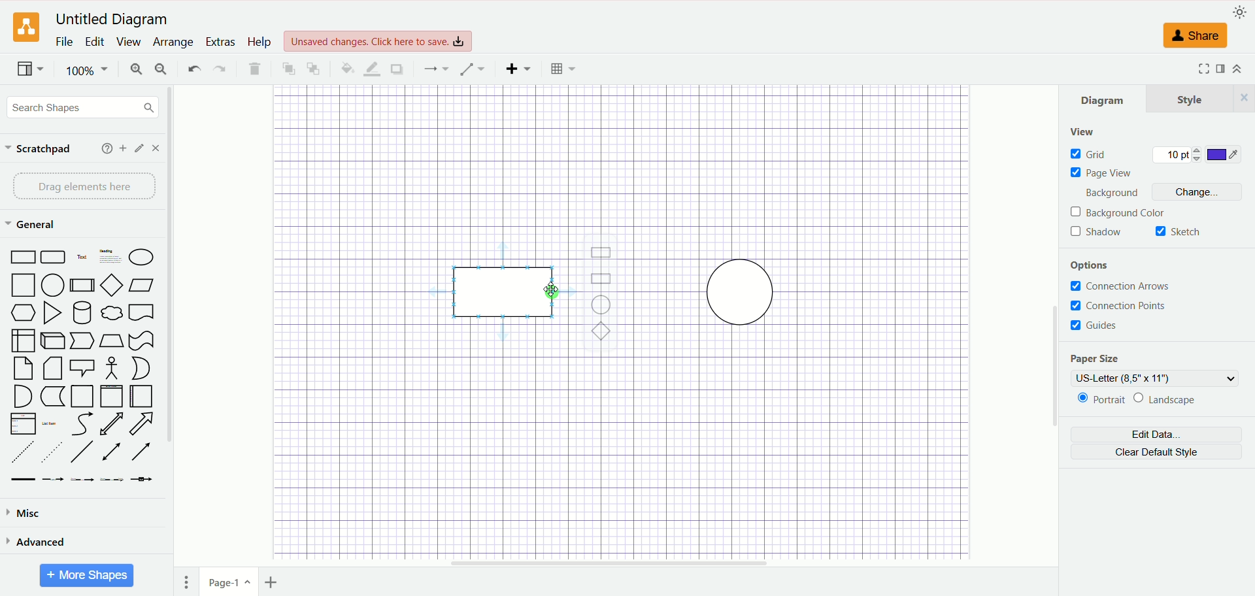 The width and height of the screenshot is (1255, 596). I want to click on edit, so click(139, 148).